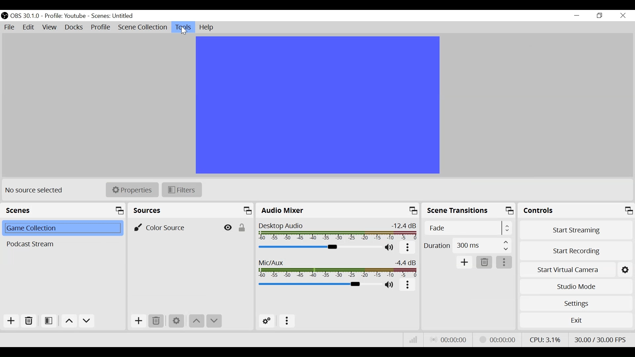 The image size is (635, 357). What do you see at coordinates (176, 322) in the screenshot?
I see `Settings` at bounding box center [176, 322].